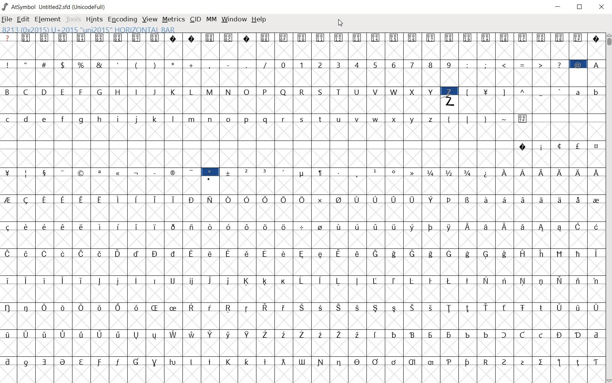  I want to click on AtSymbol  Untitled2.sfd (UnicodeFull), so click(54, 7).